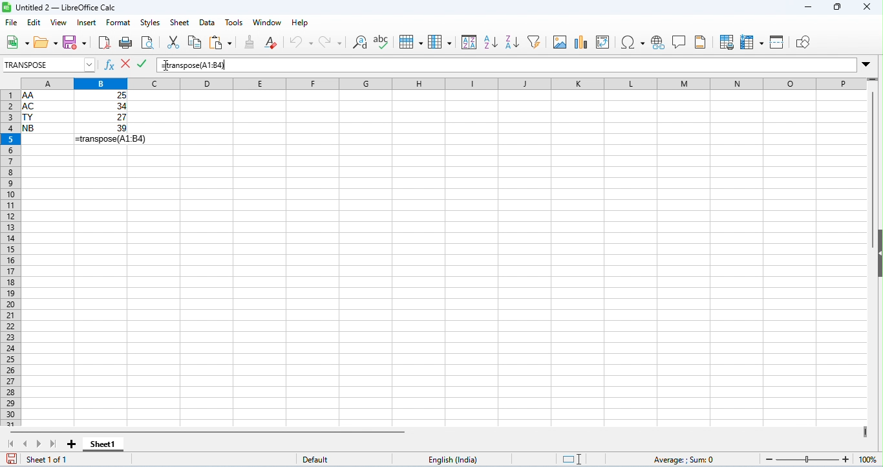 The image size is (883, 467). I want to click on accept, so click(143, 63).